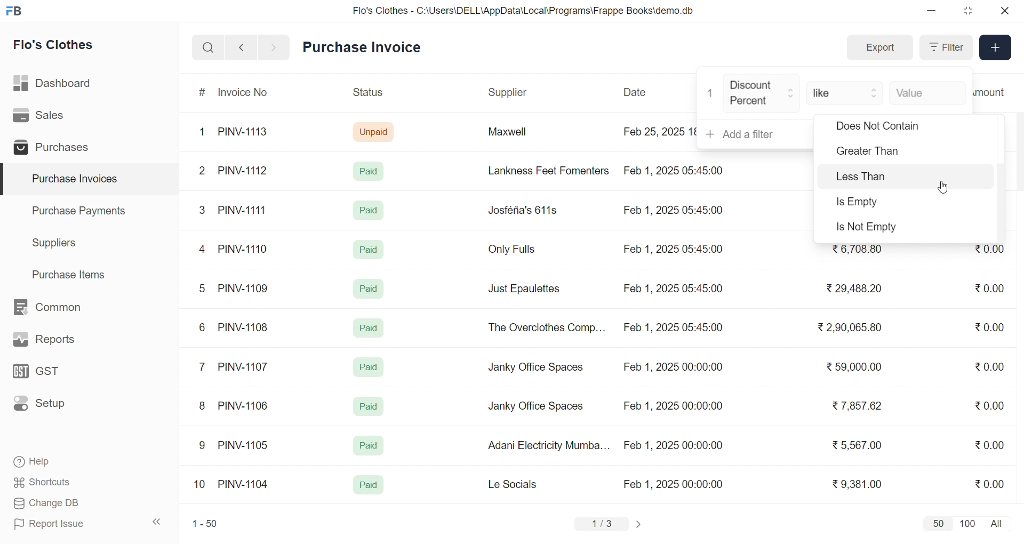 This screenshot has width=1024, height=544. Describe the element at coordinates (989, 405) in the screenshot. I see `₹0.00` at that location.